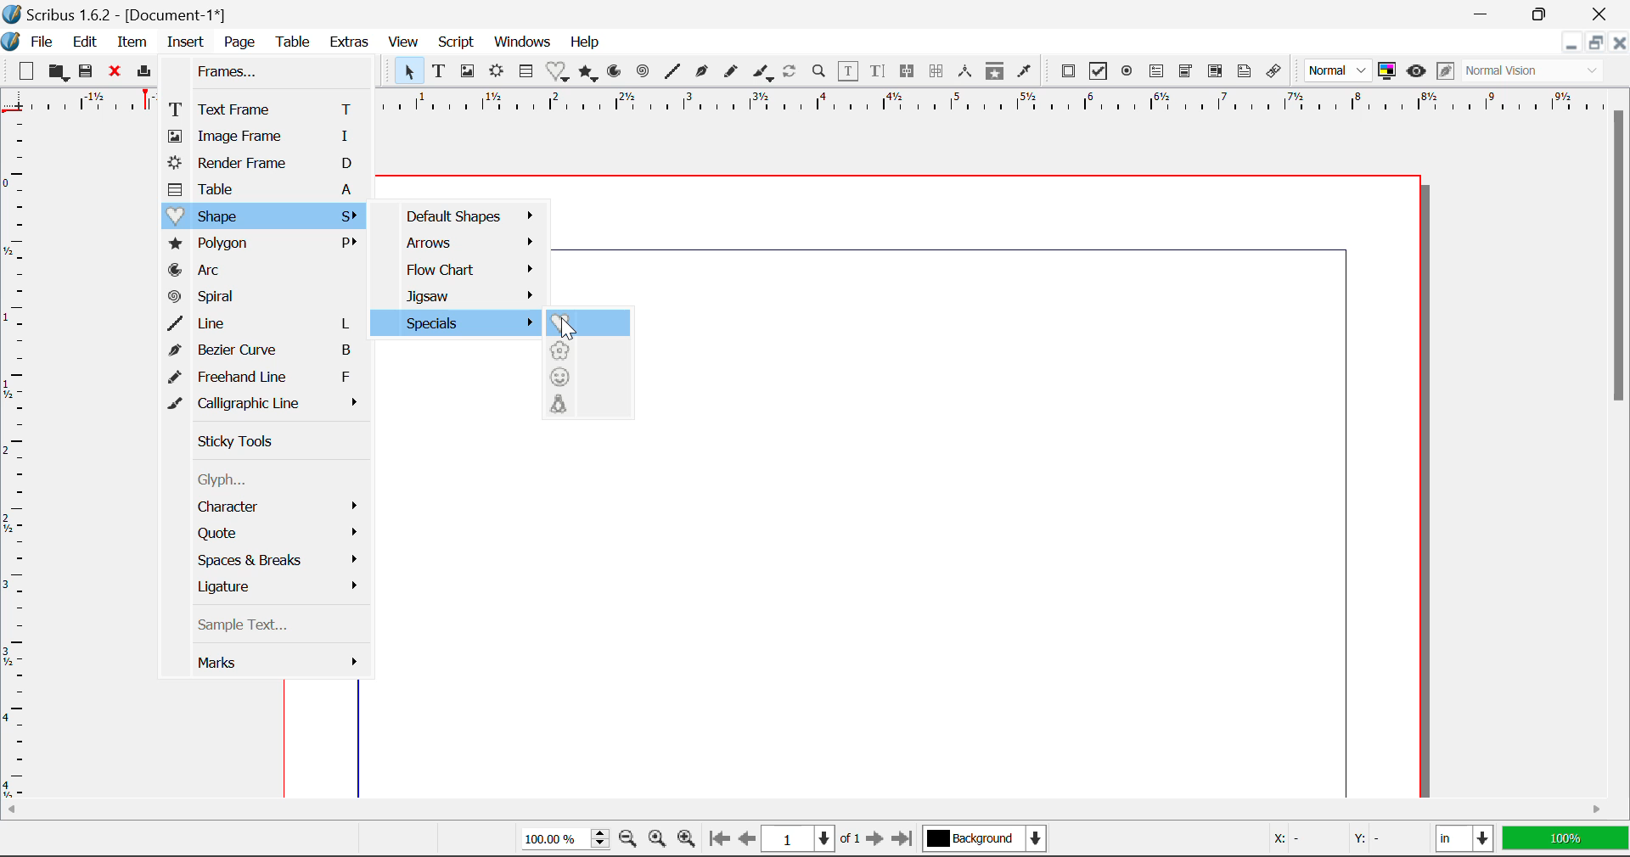  Describe the element at coordinates (628, 840) in the screenshot. I see `Zoom Out` at that location.